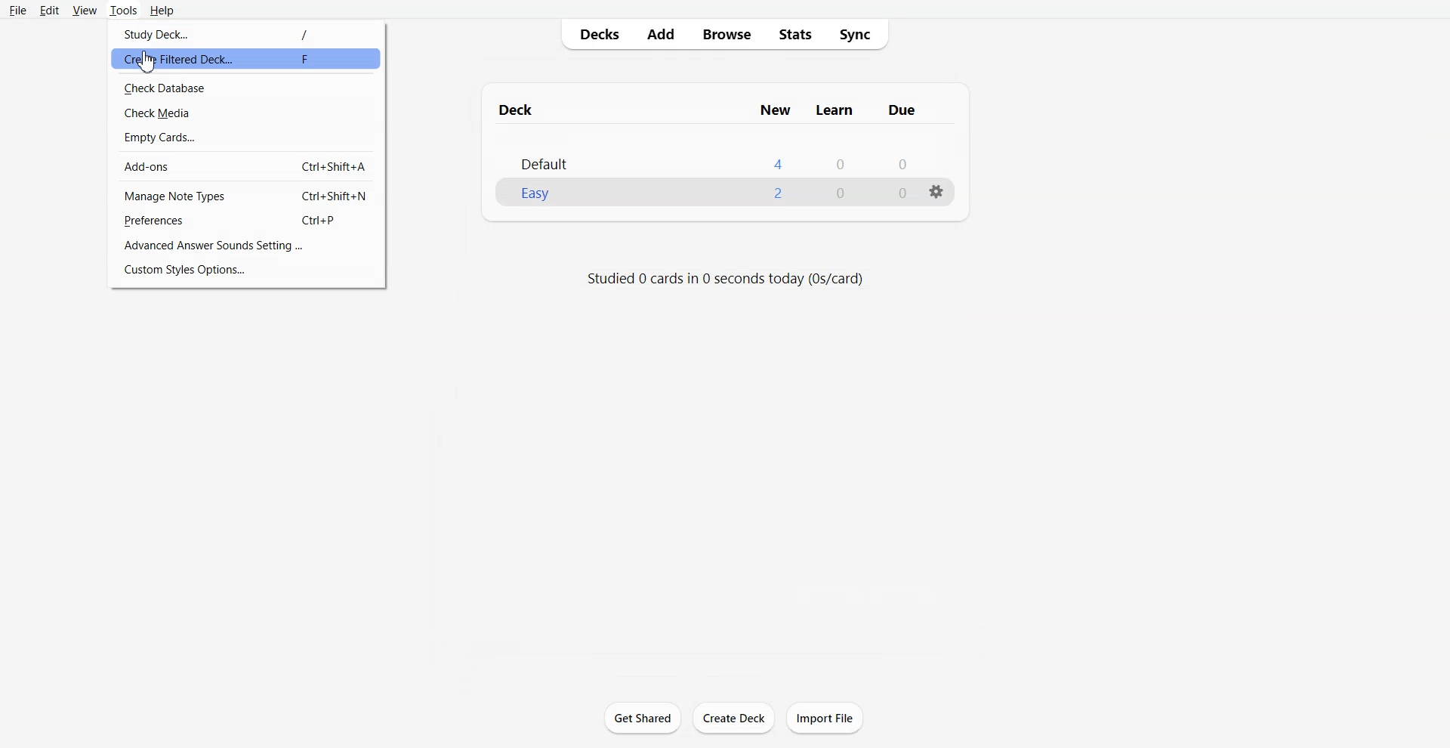 The height and width of the screenshot is (748, 1450). I want to click on Stats, so click(795, 35).